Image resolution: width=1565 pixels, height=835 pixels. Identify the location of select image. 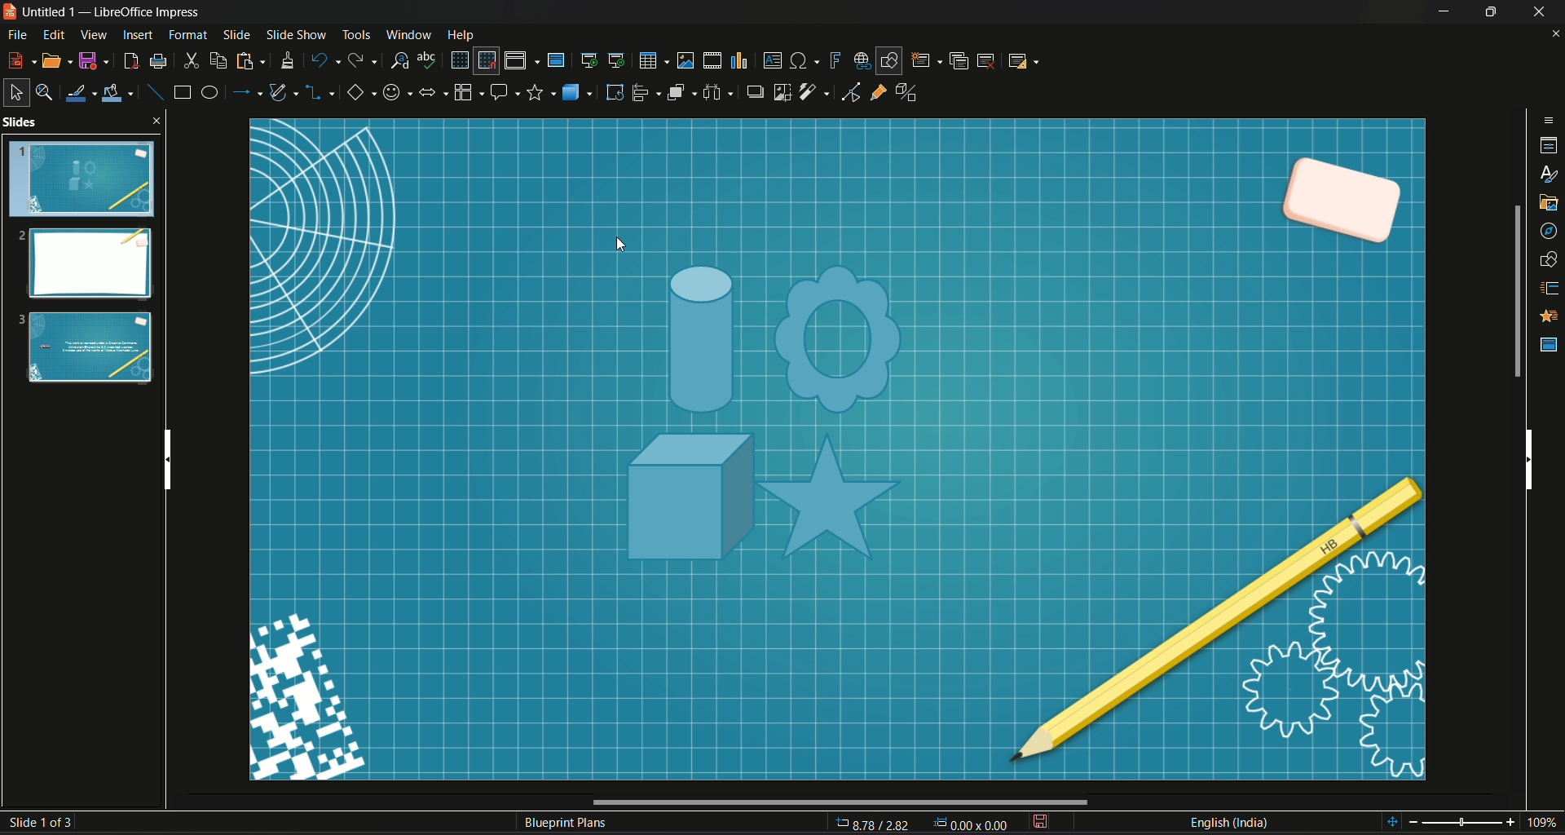
(717, 91).